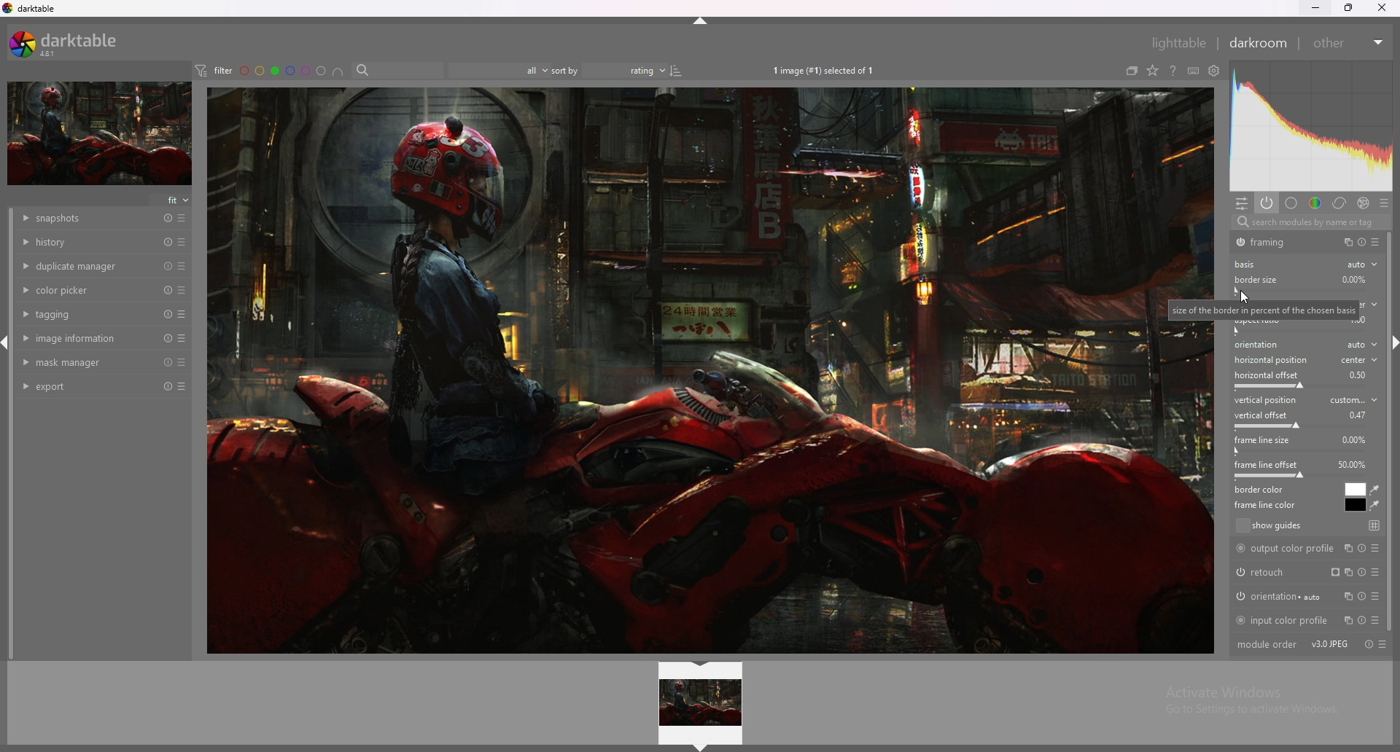  I want to click on frame line size, so click(1262, 440).